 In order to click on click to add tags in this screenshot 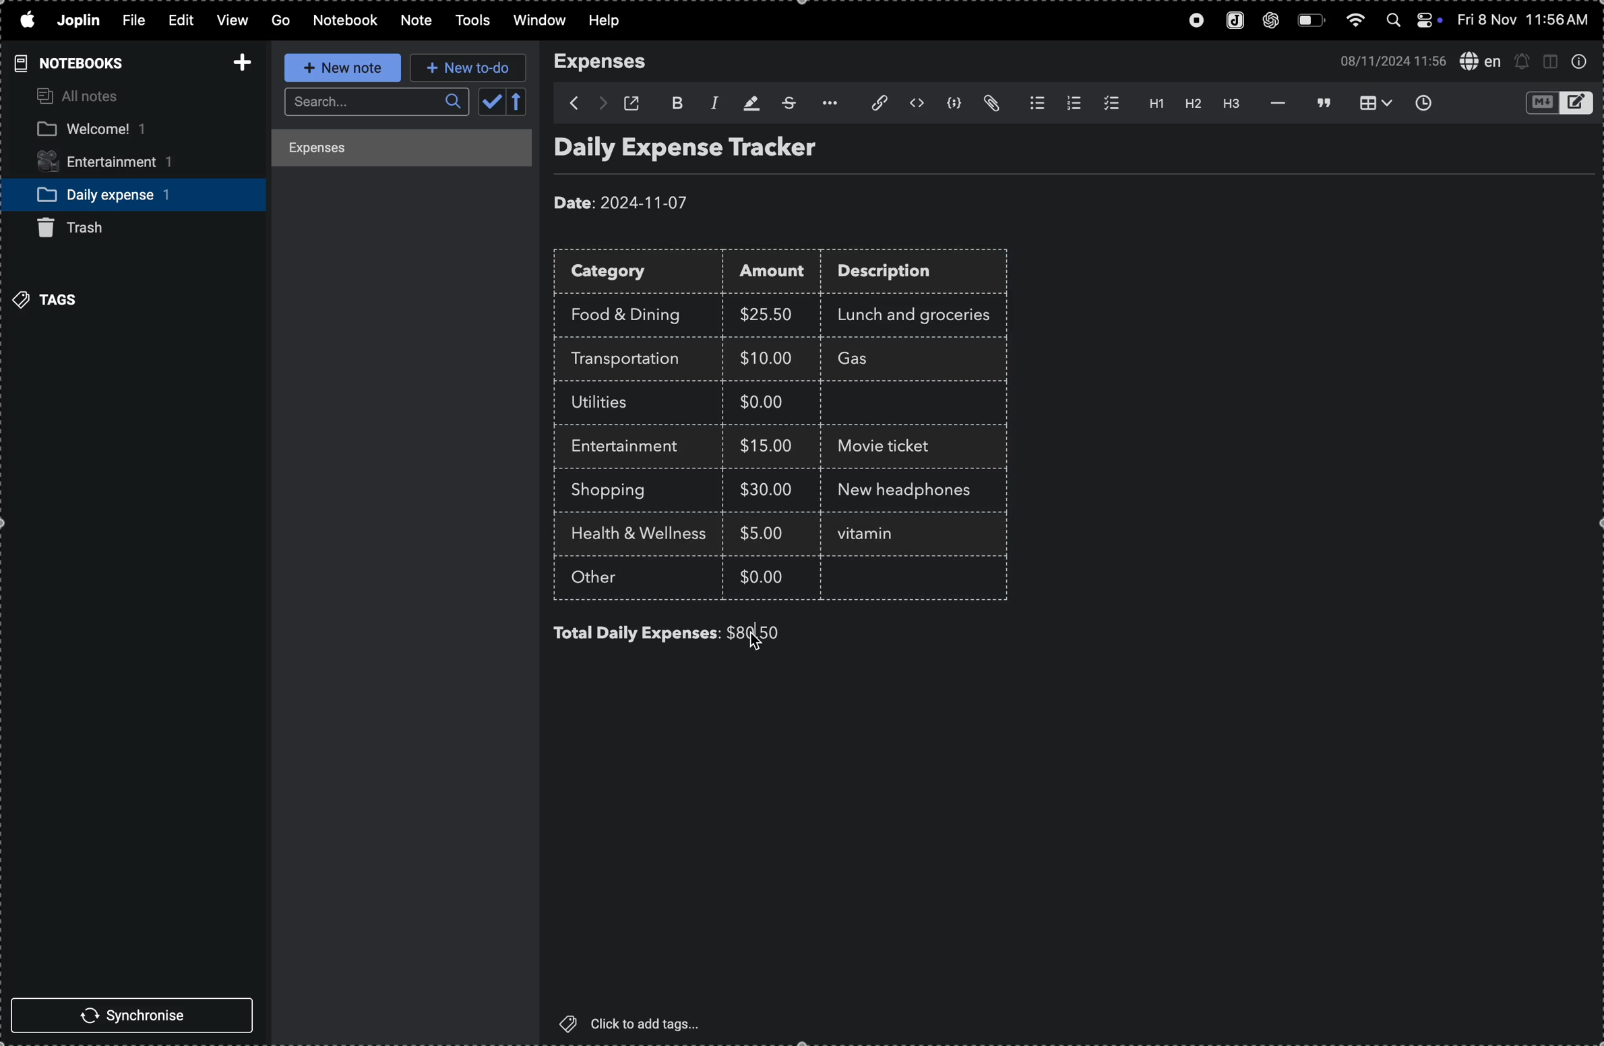, I will do `click(638, 1023)`.